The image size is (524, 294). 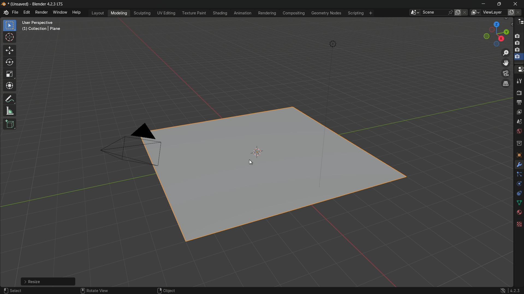 I want to click on new scene, so click(x=458, y=13).